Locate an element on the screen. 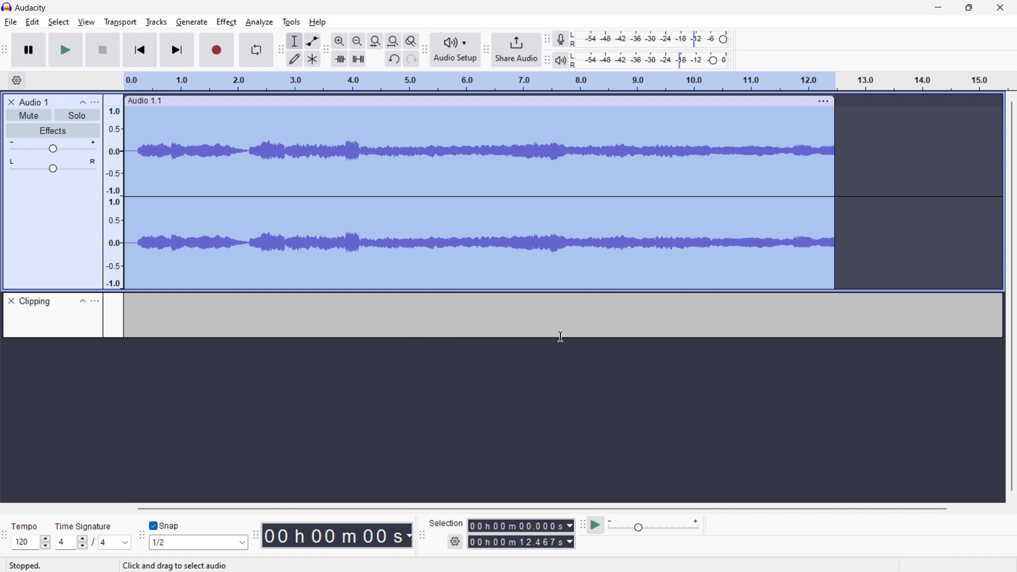 The image size is (1017, 572). record is located at coordinates (217, 50).